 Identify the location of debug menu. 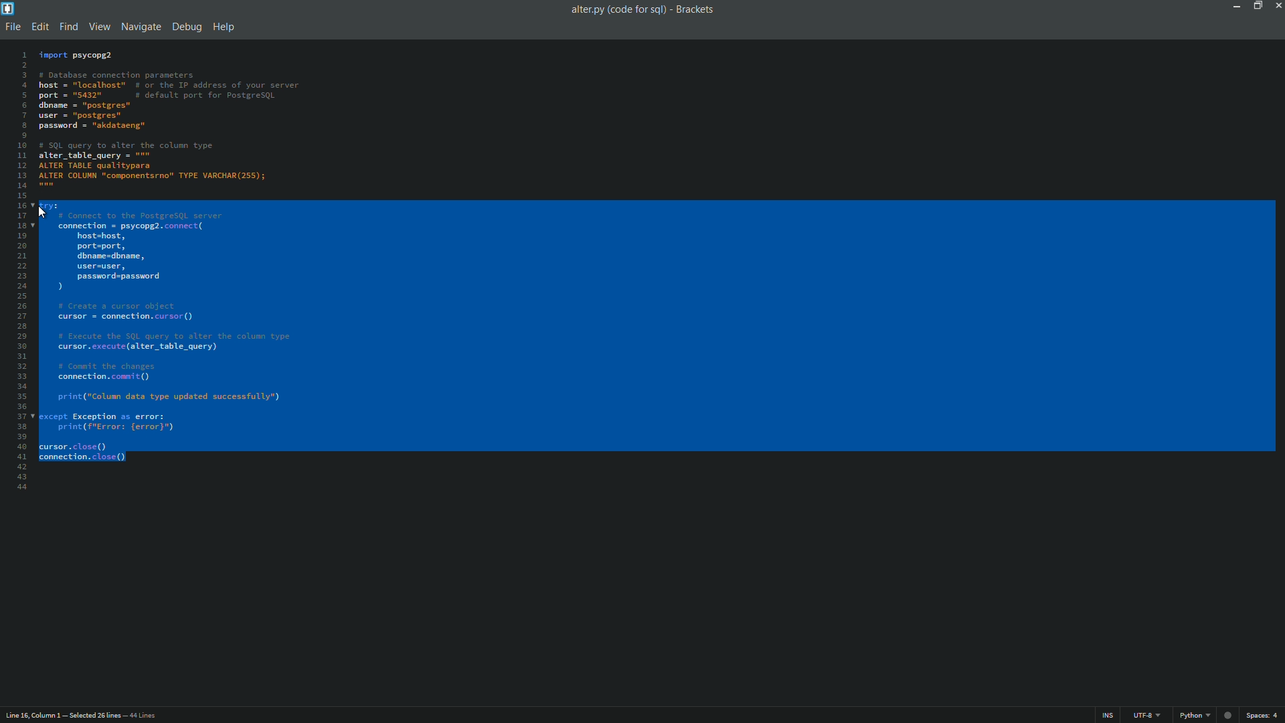
(184, 27).